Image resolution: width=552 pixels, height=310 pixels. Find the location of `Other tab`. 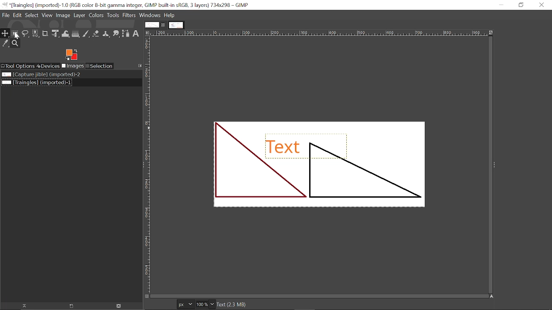

Other tab is located at coordinates (176, 25).